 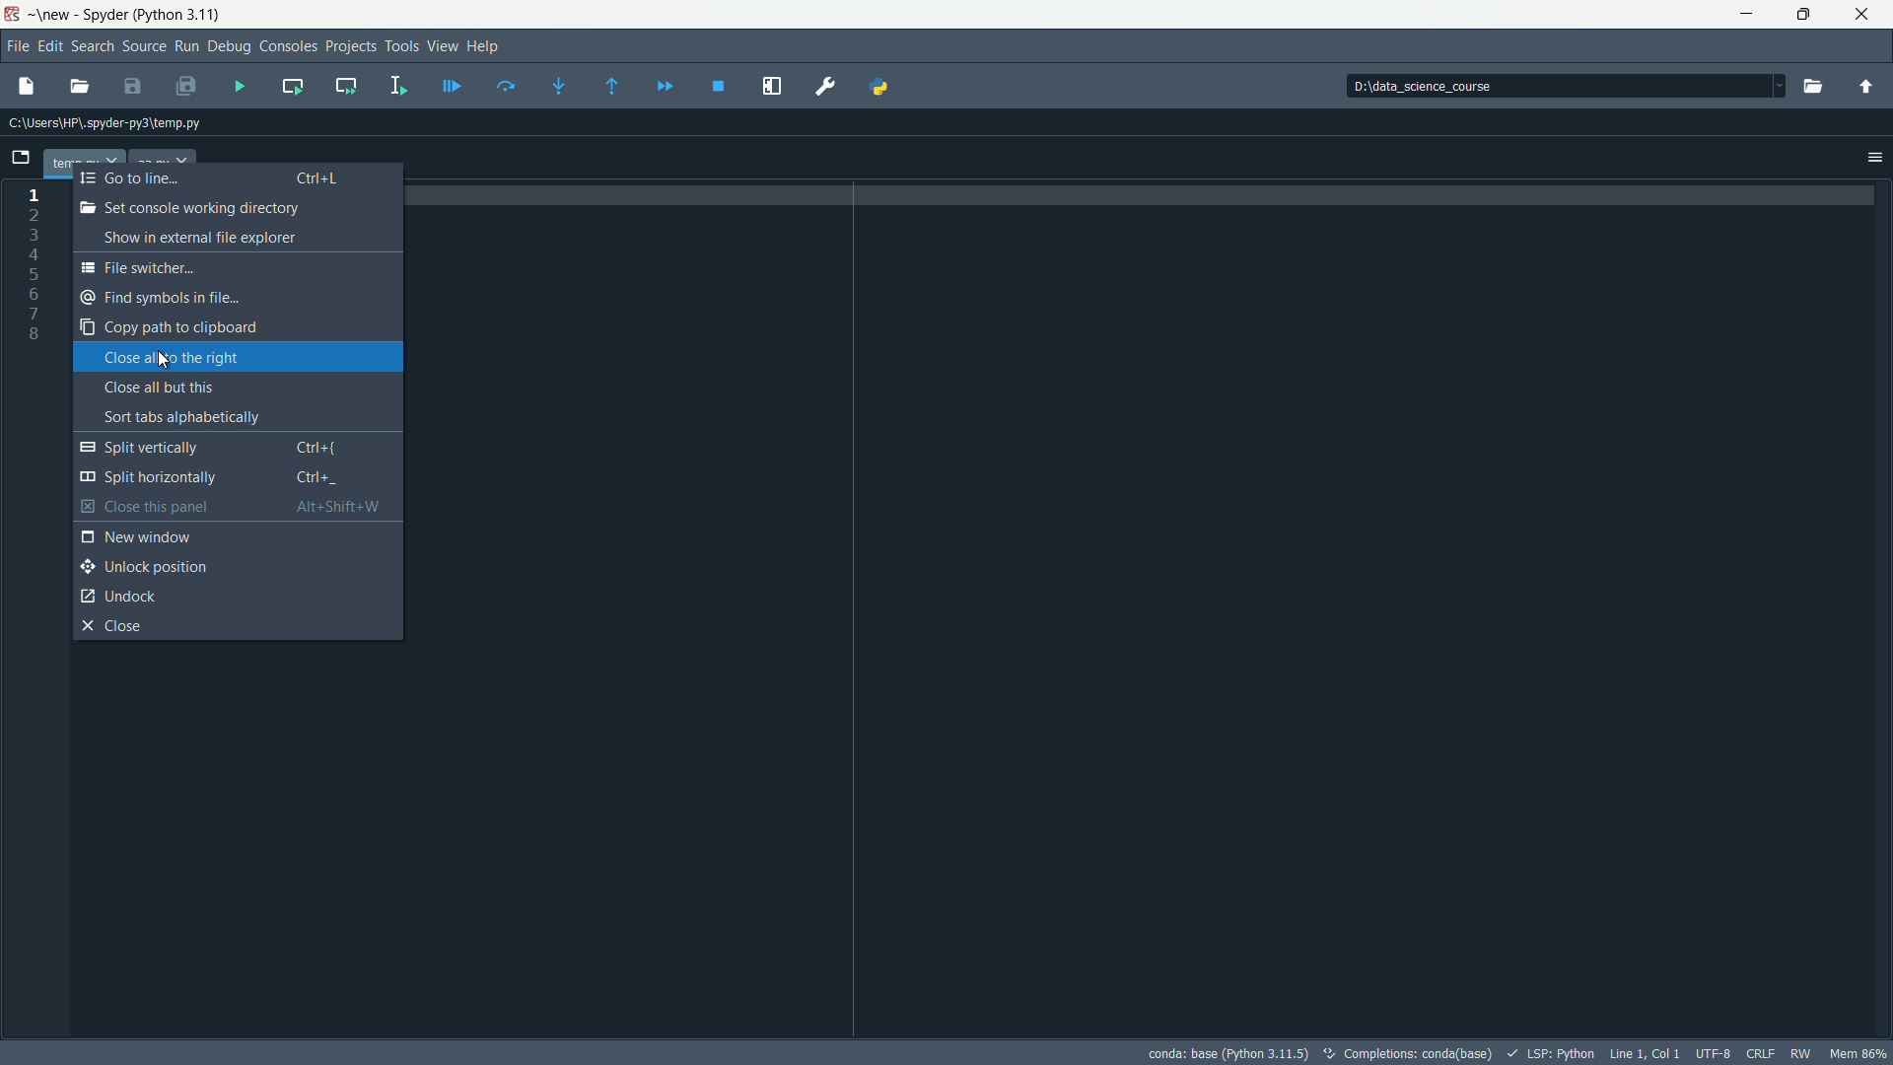 I want to click on 1 2 3 4 5 6 7 8 line number, so click(x=37, y=270).